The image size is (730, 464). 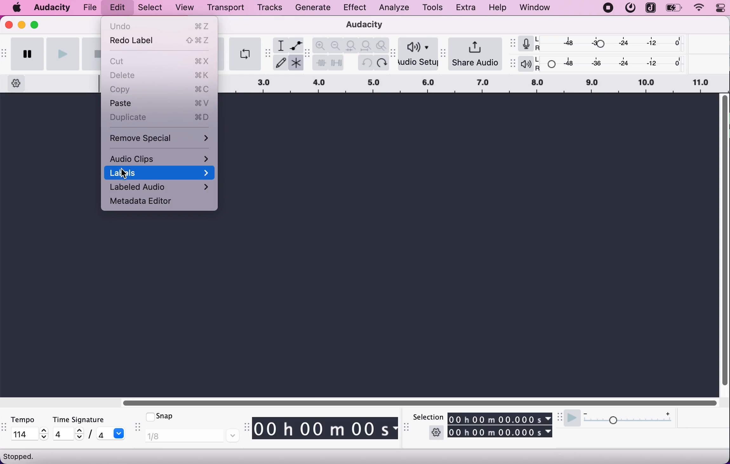 What do you see at coordinates (382, 46) in the screenshot?
I see `zoom toggle` at bounding box center [382, 46].